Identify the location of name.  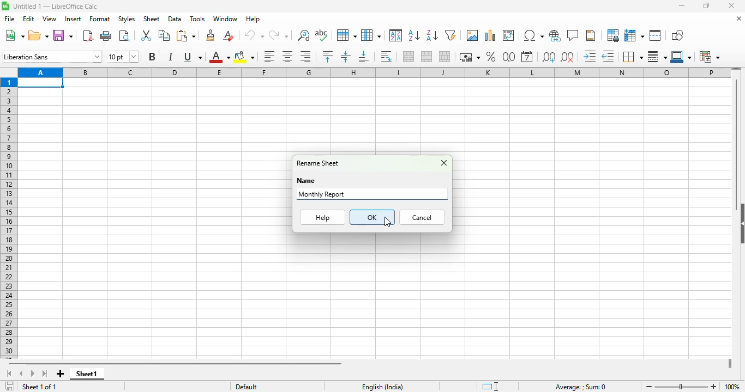
(306, 181).